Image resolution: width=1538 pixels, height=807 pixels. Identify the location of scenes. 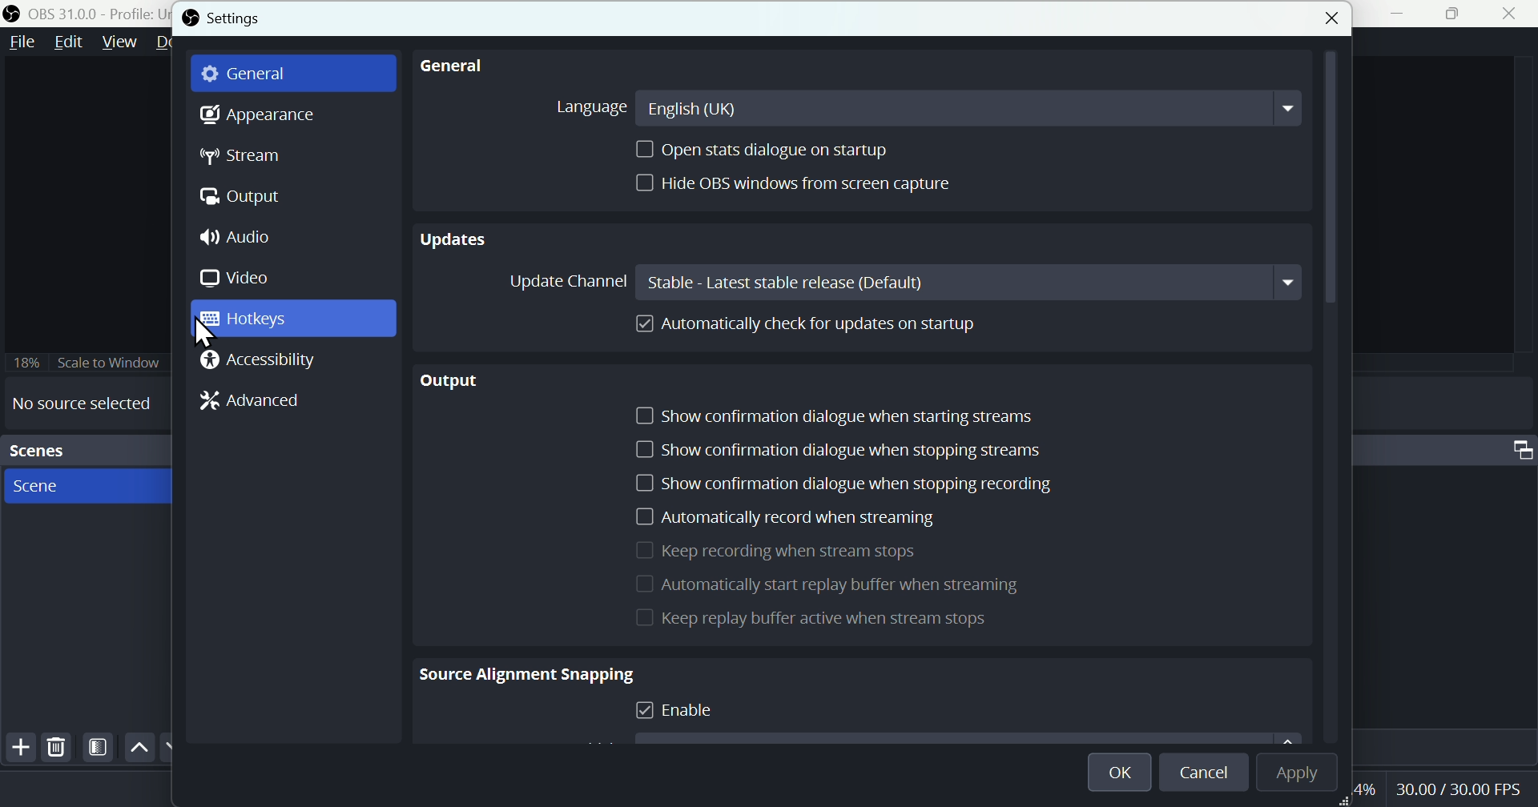
(85, 485).